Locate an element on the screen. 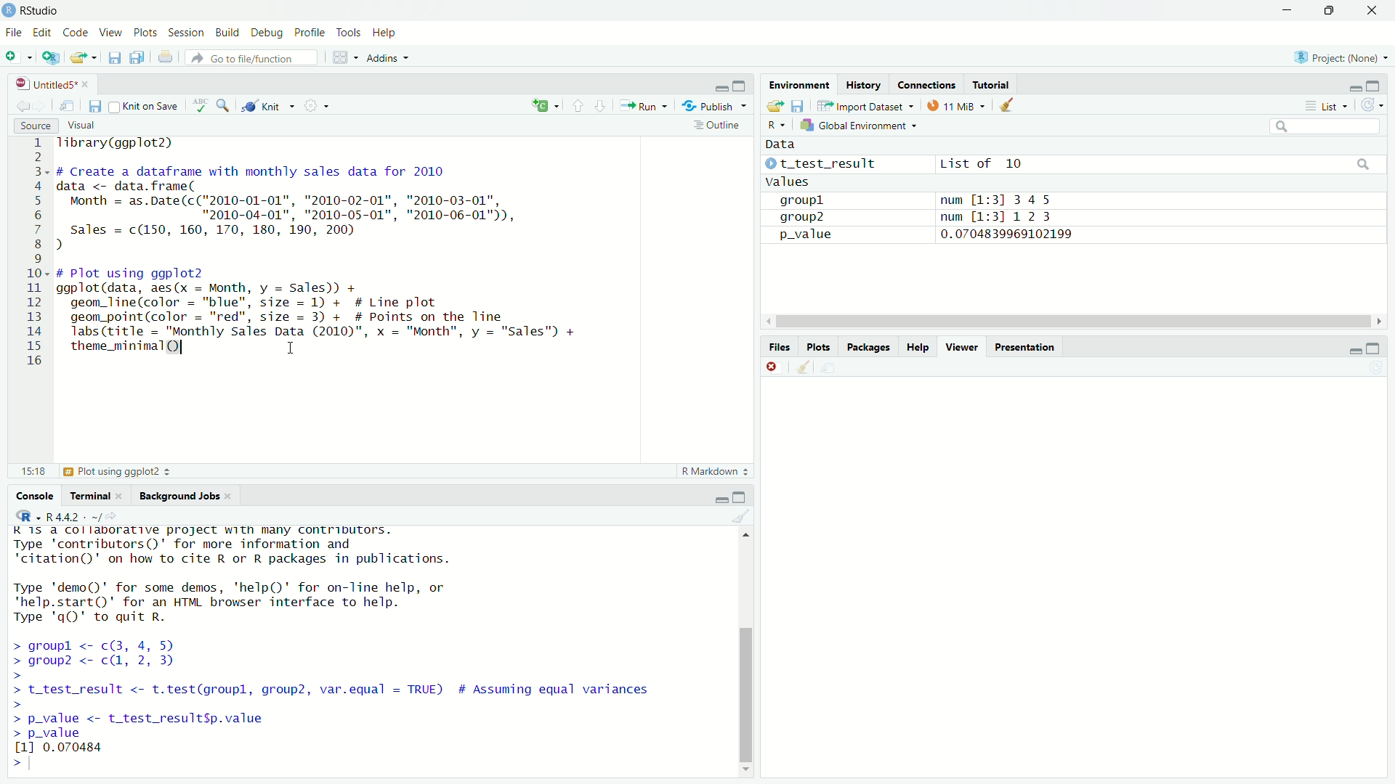  check is located at coordinates (198, 105).